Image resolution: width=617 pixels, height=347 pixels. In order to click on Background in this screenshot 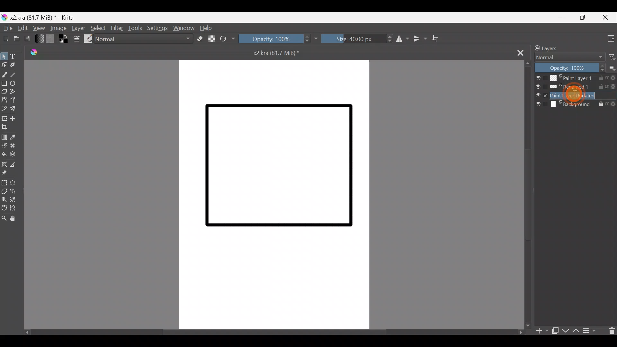, I will do `click(575, 106)`.